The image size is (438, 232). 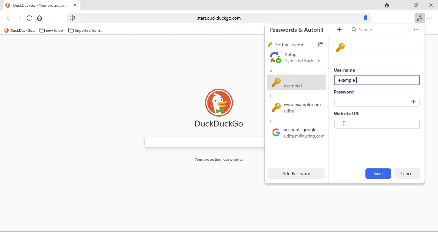 I want to click on key, so click(x=269, y=45).